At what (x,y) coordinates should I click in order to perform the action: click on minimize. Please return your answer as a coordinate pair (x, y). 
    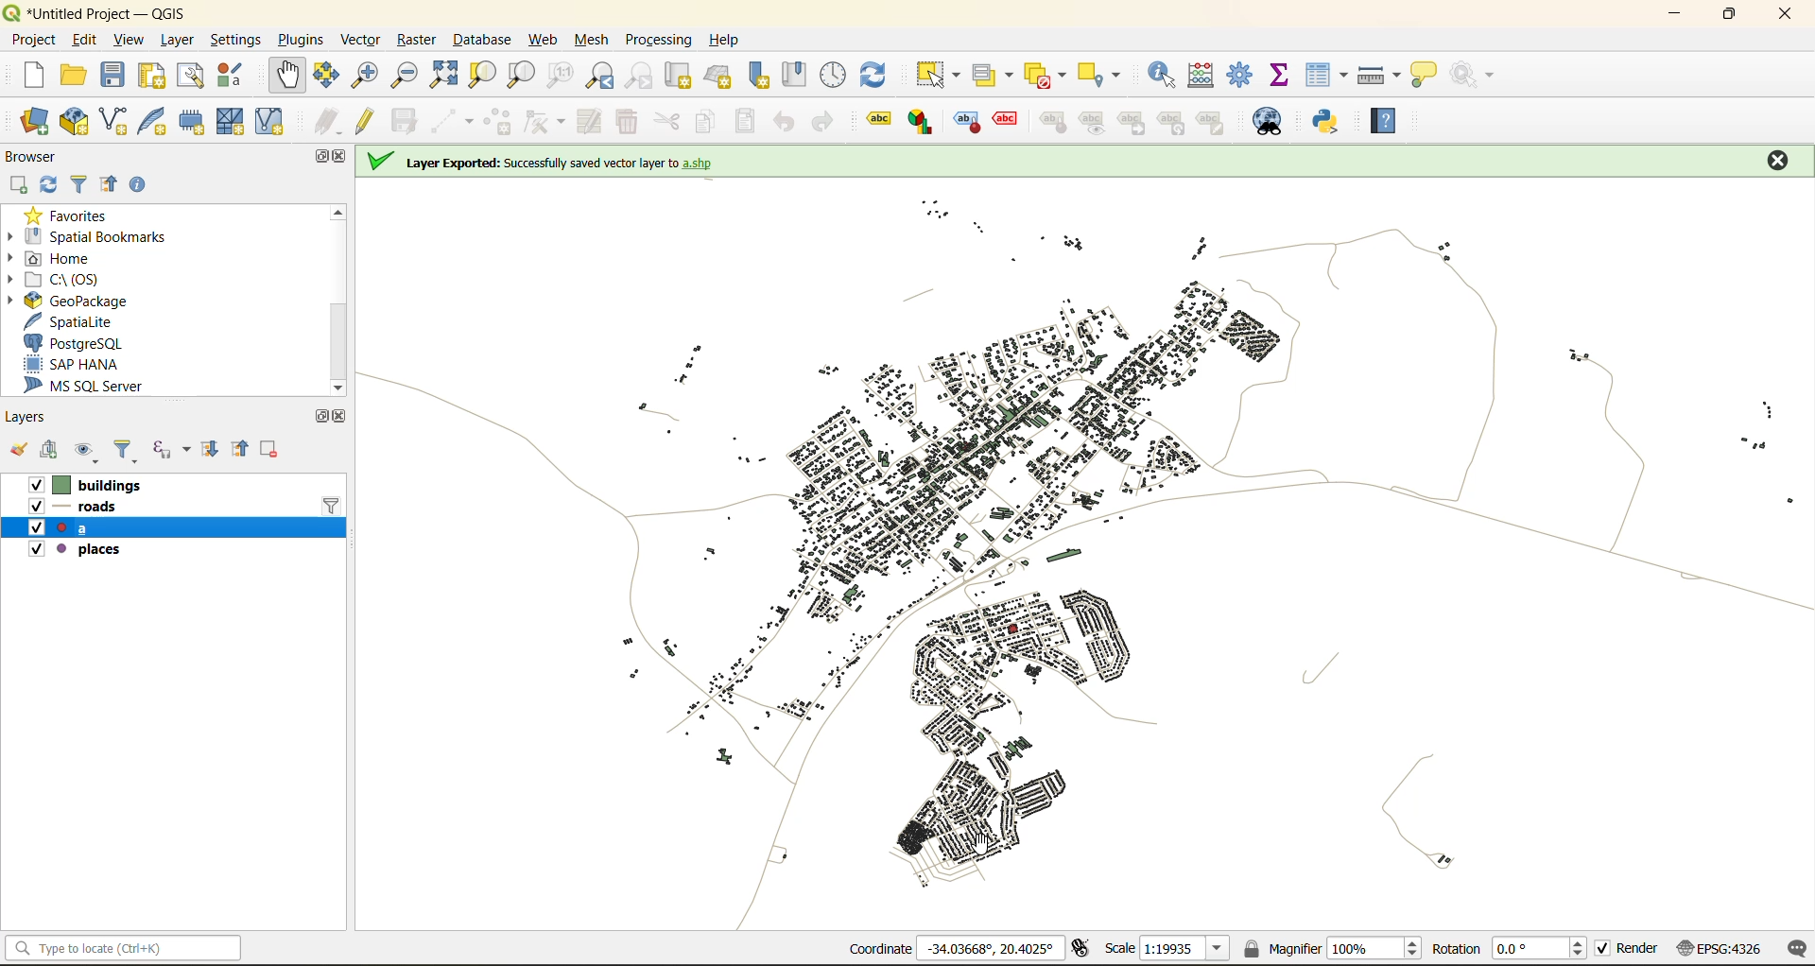
    Looking at the image, I should click on (1677, 17).